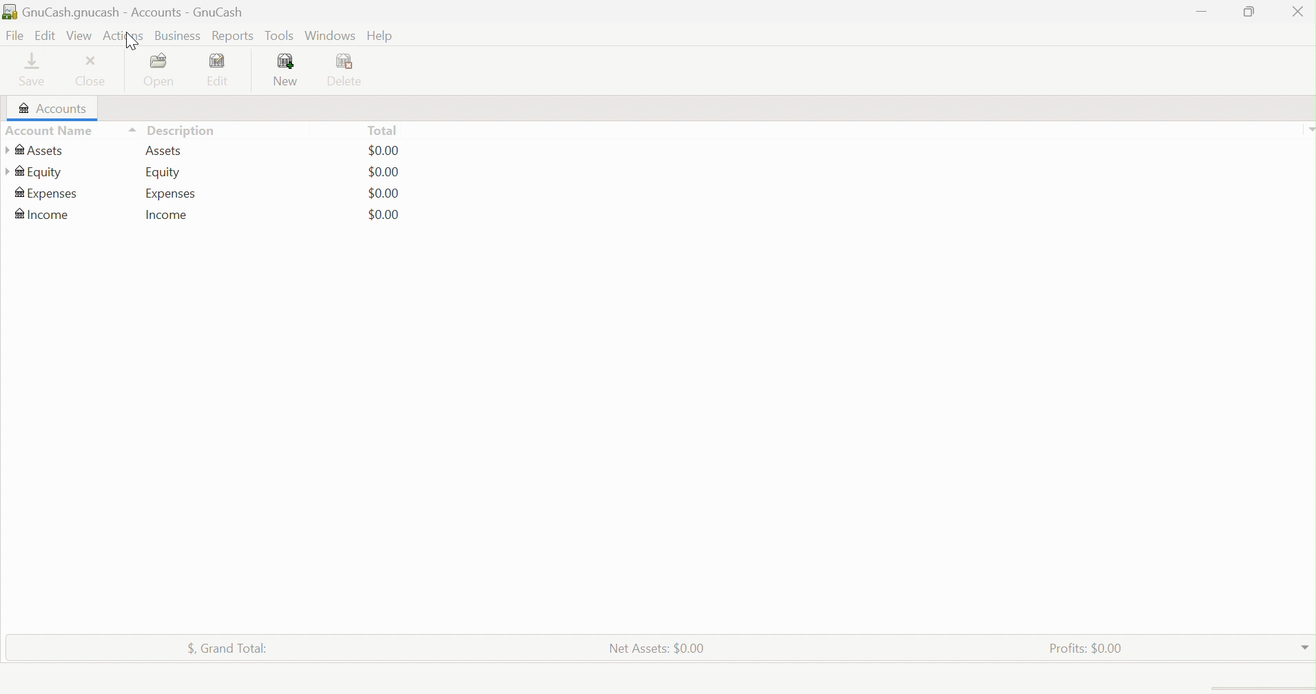  What do you see at coordinates (79, 36) in the screenshot?
I see `View` at bounding box center [79, 36].